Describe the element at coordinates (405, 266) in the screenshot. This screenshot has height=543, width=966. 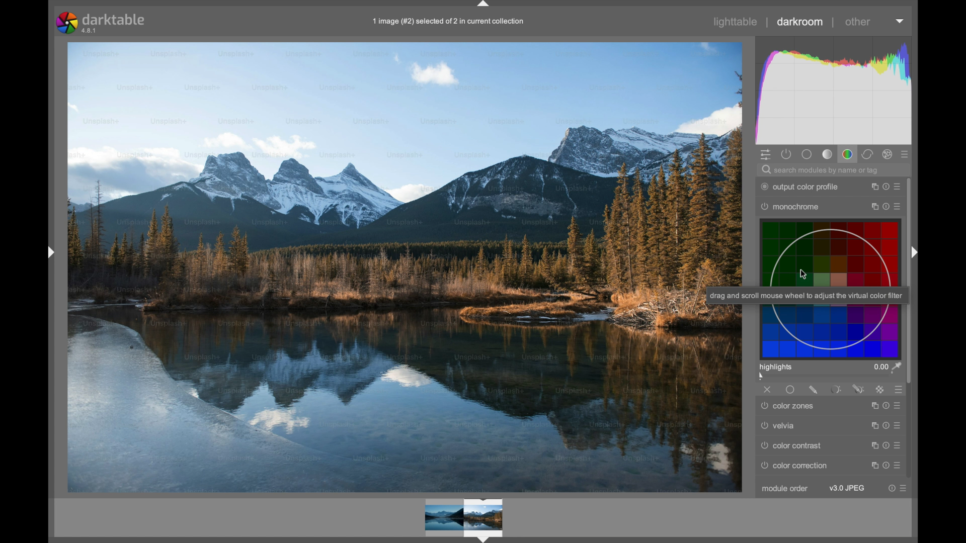
I see `photo` at that location.